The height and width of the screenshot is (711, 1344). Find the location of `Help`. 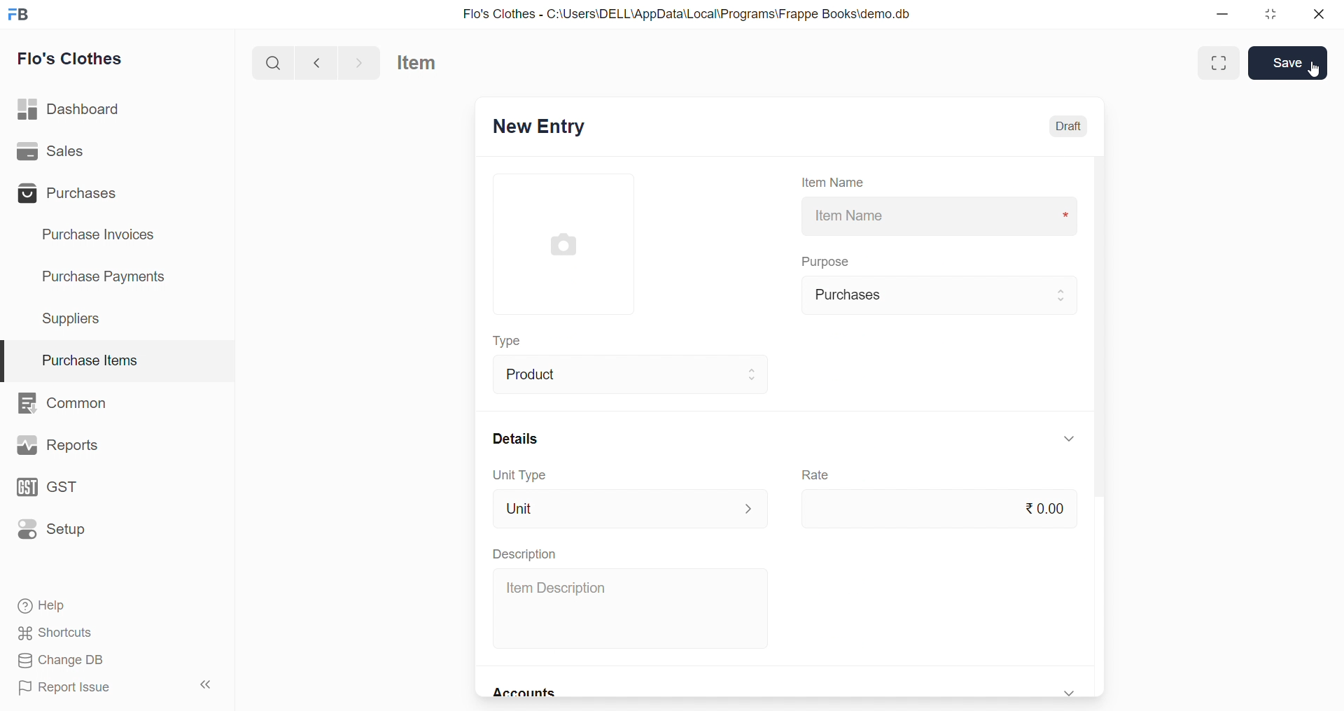

Help is located at coordinates (111, 604).